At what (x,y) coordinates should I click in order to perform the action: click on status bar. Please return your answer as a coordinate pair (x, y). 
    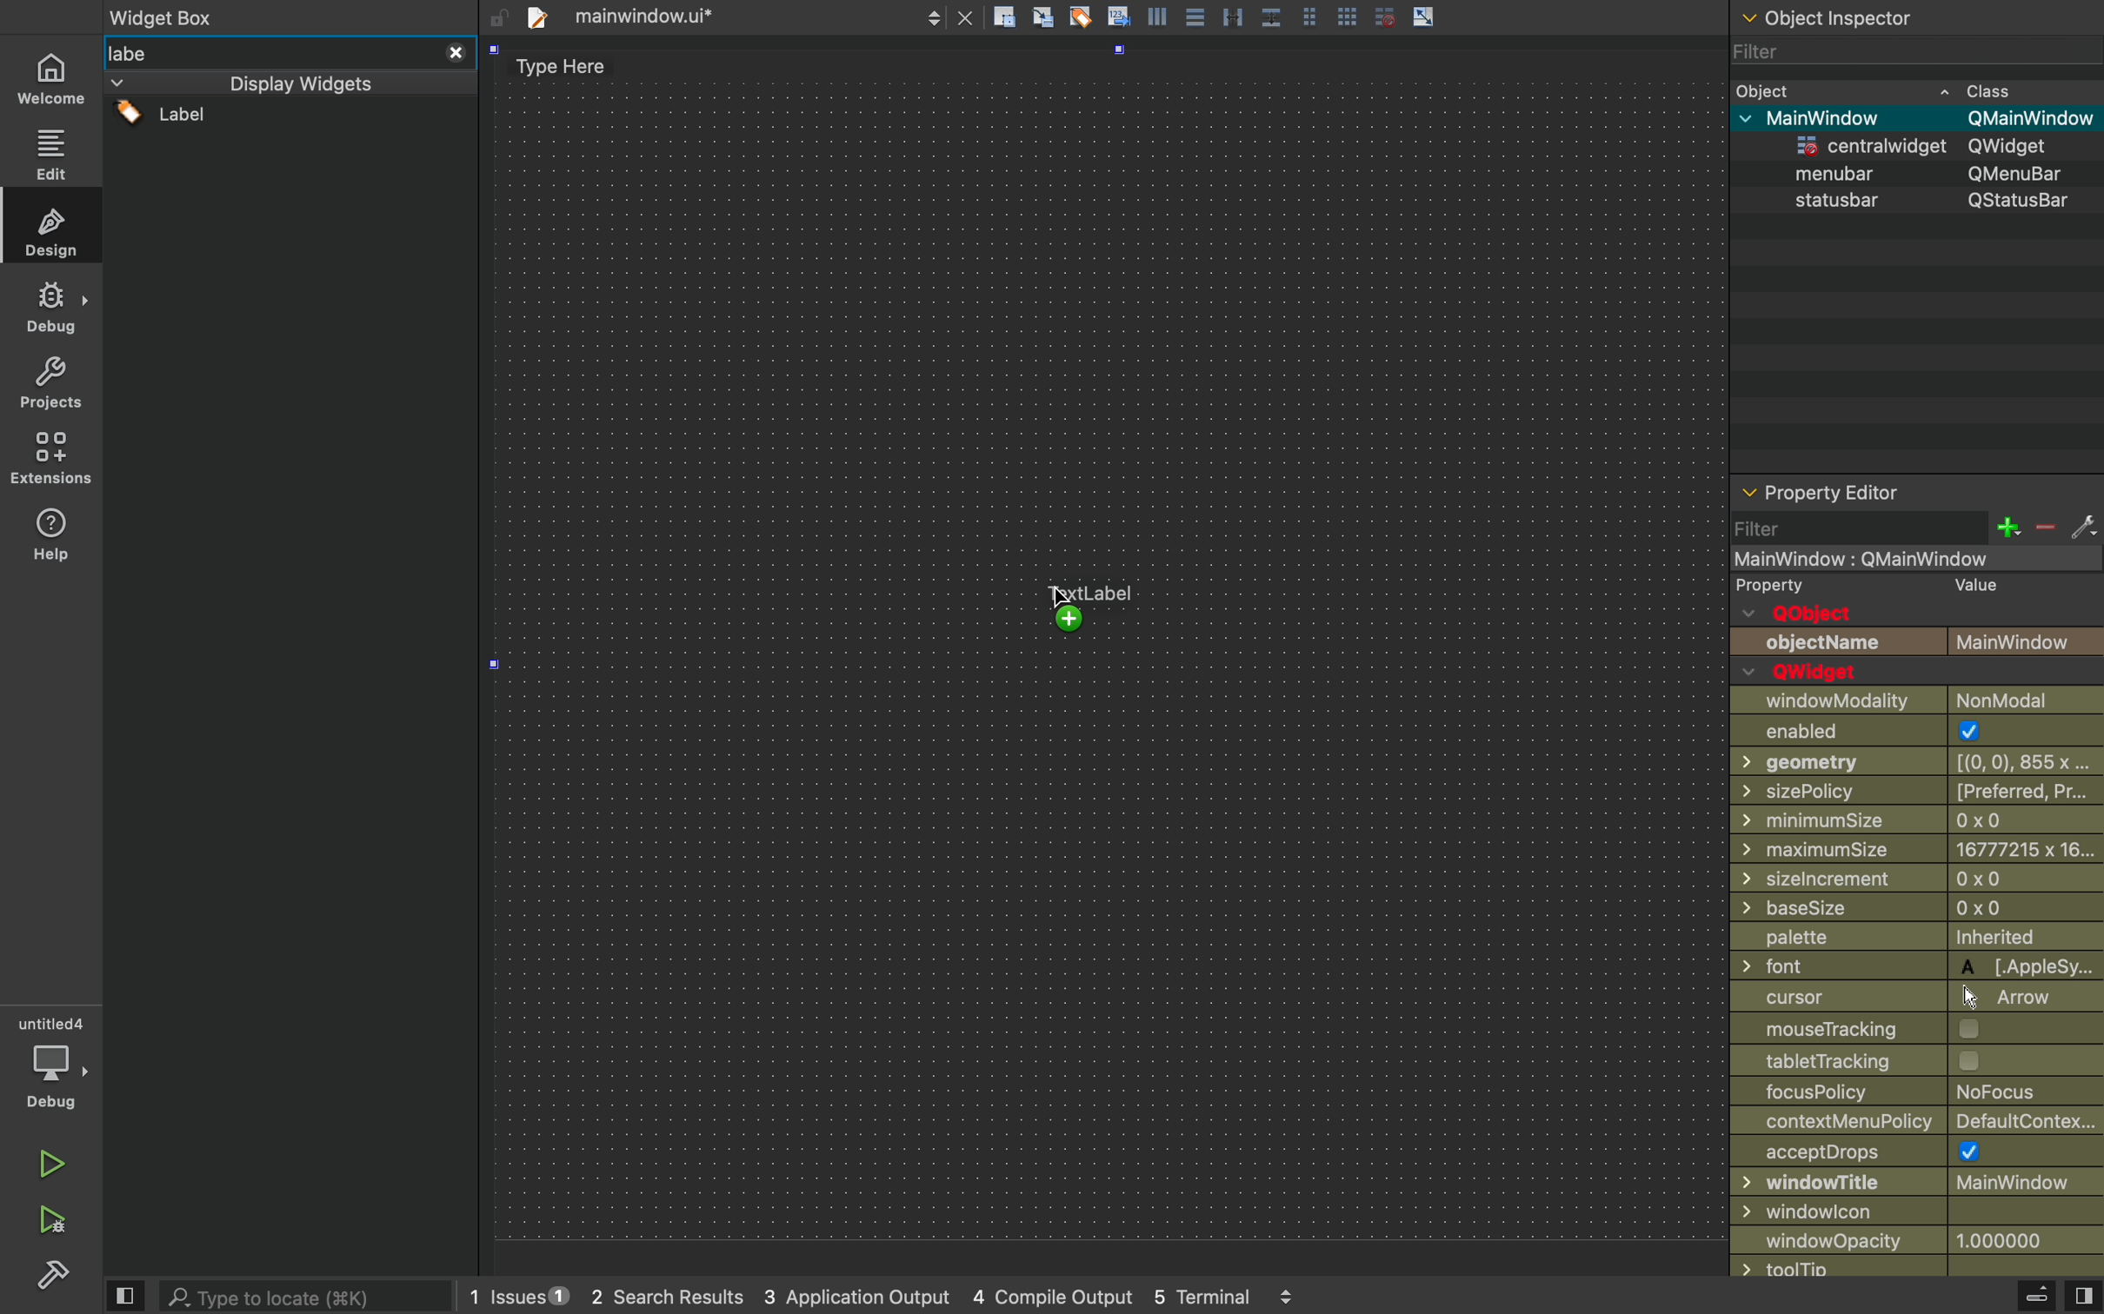
    Looking at the image, I should click on (1918, 202).